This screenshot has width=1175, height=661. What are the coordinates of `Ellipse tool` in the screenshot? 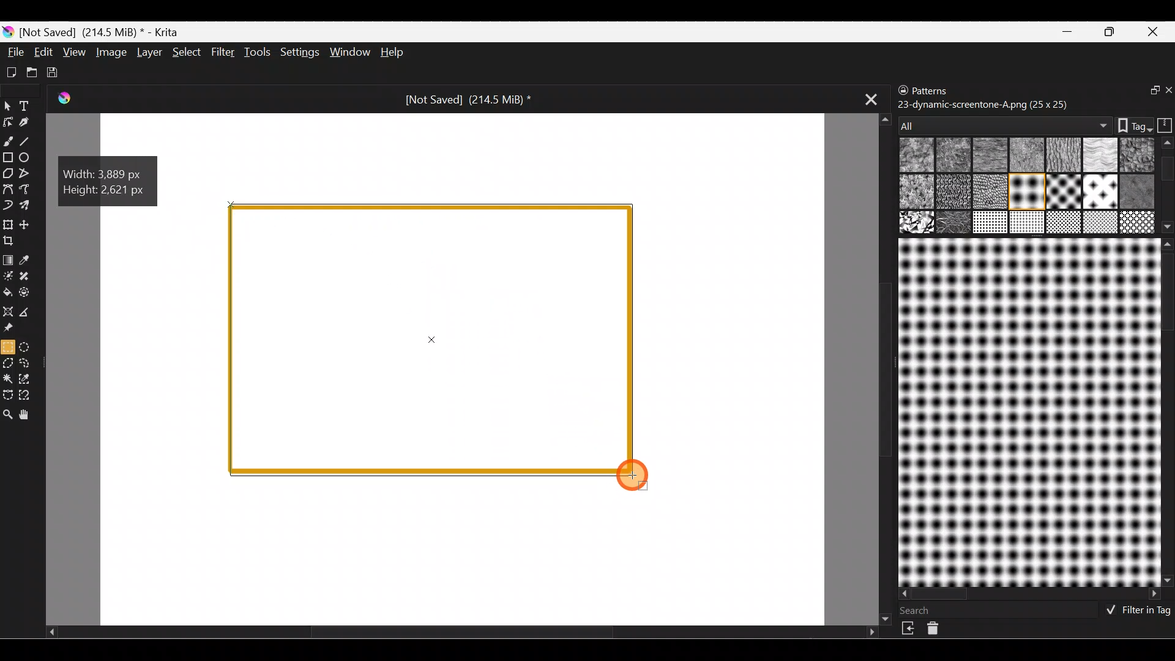 It's located at (30, 157).